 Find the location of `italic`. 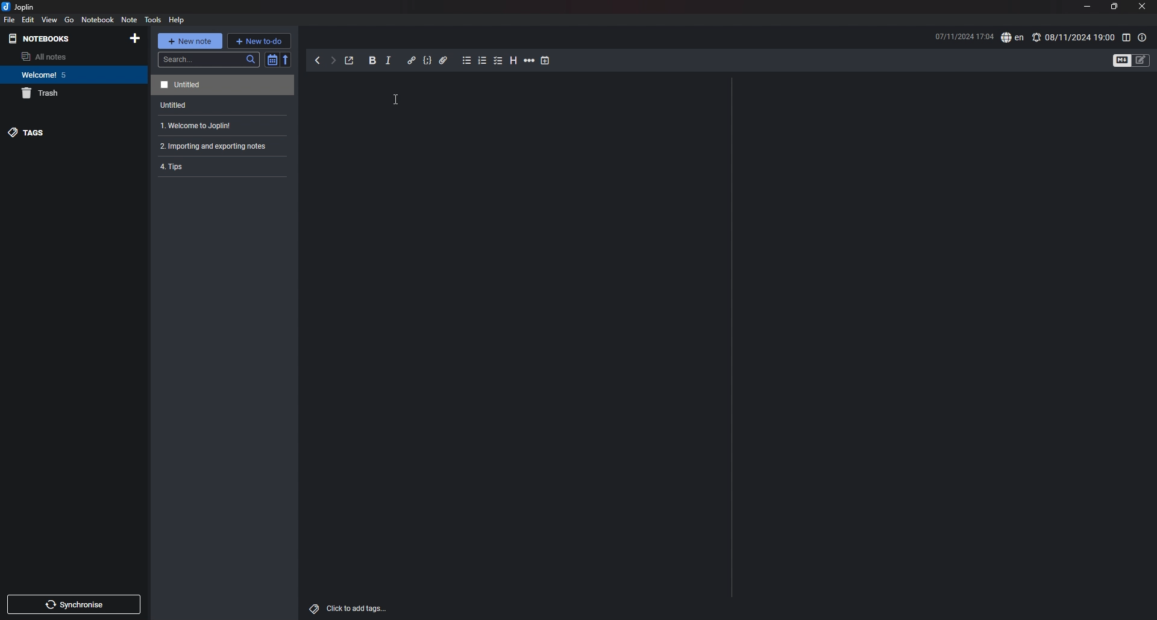

italic is located at coordinates (389, 61).